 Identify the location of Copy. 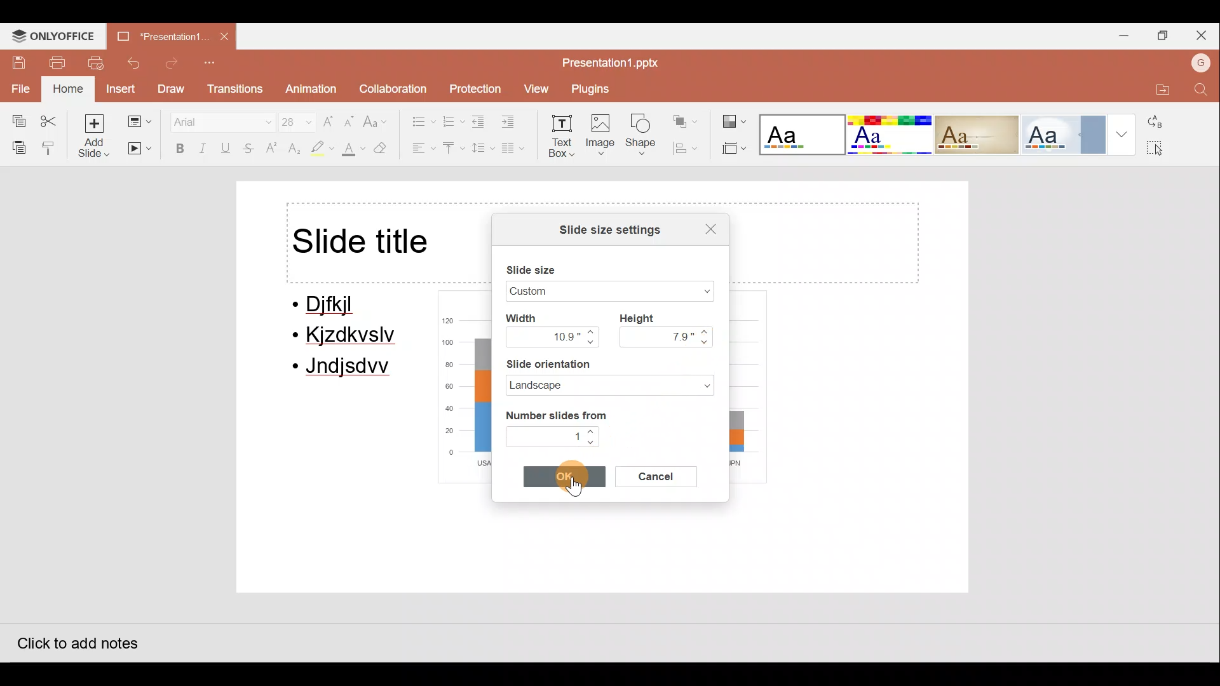
(15, 118).